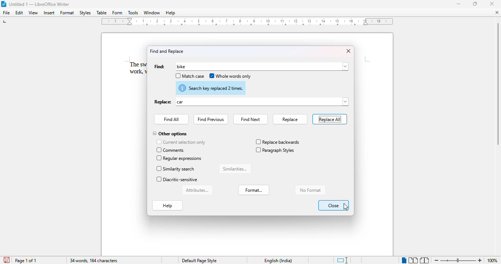 This screenshot has width=501, height=264. I want to click on cursor, so click(346, 207).